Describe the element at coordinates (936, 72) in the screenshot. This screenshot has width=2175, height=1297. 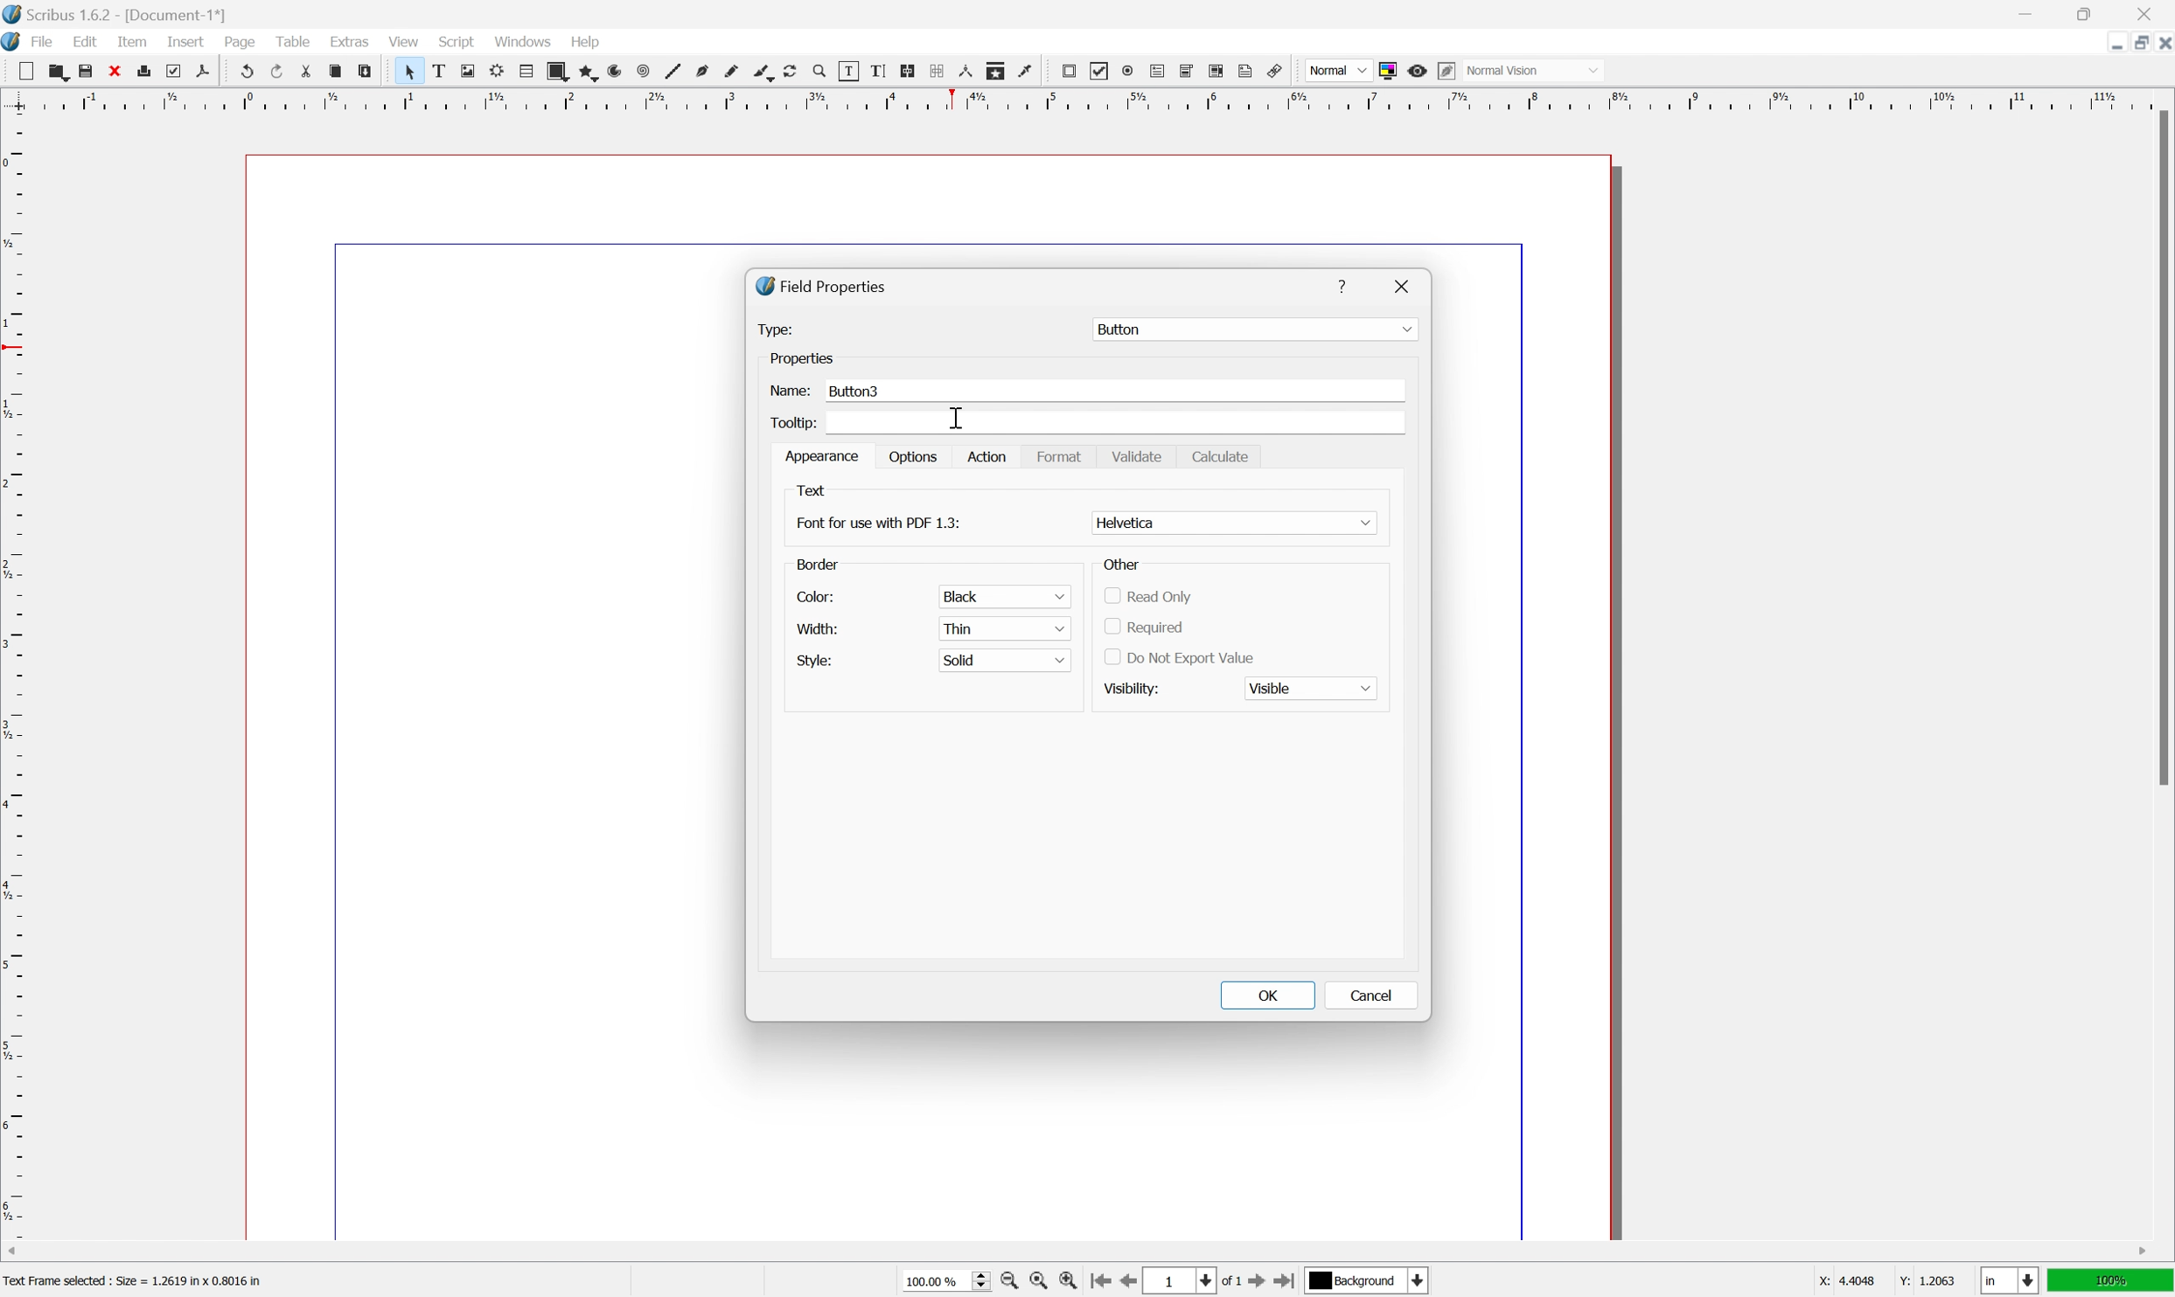
I see `unlink text frames` at that location.